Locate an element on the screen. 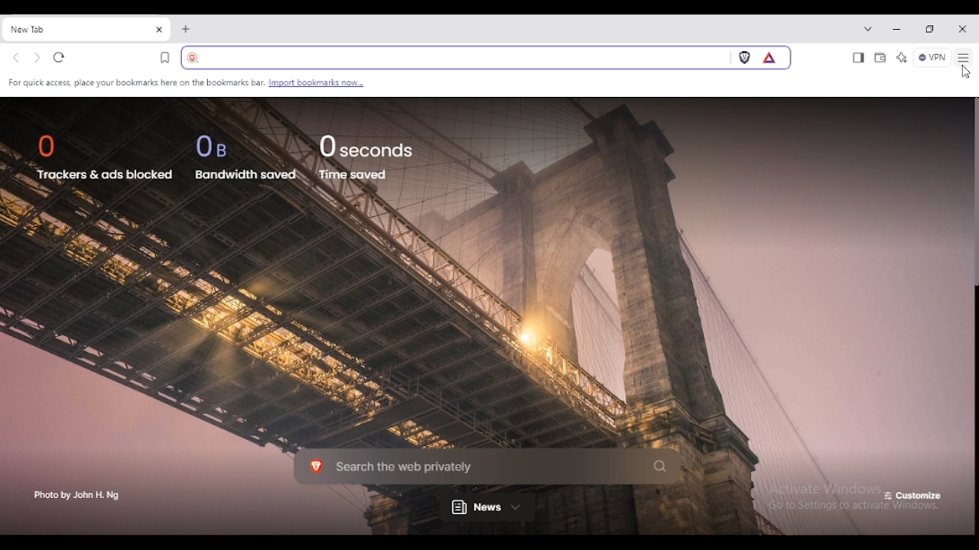  leo AI is located at coordinates (901, 59).